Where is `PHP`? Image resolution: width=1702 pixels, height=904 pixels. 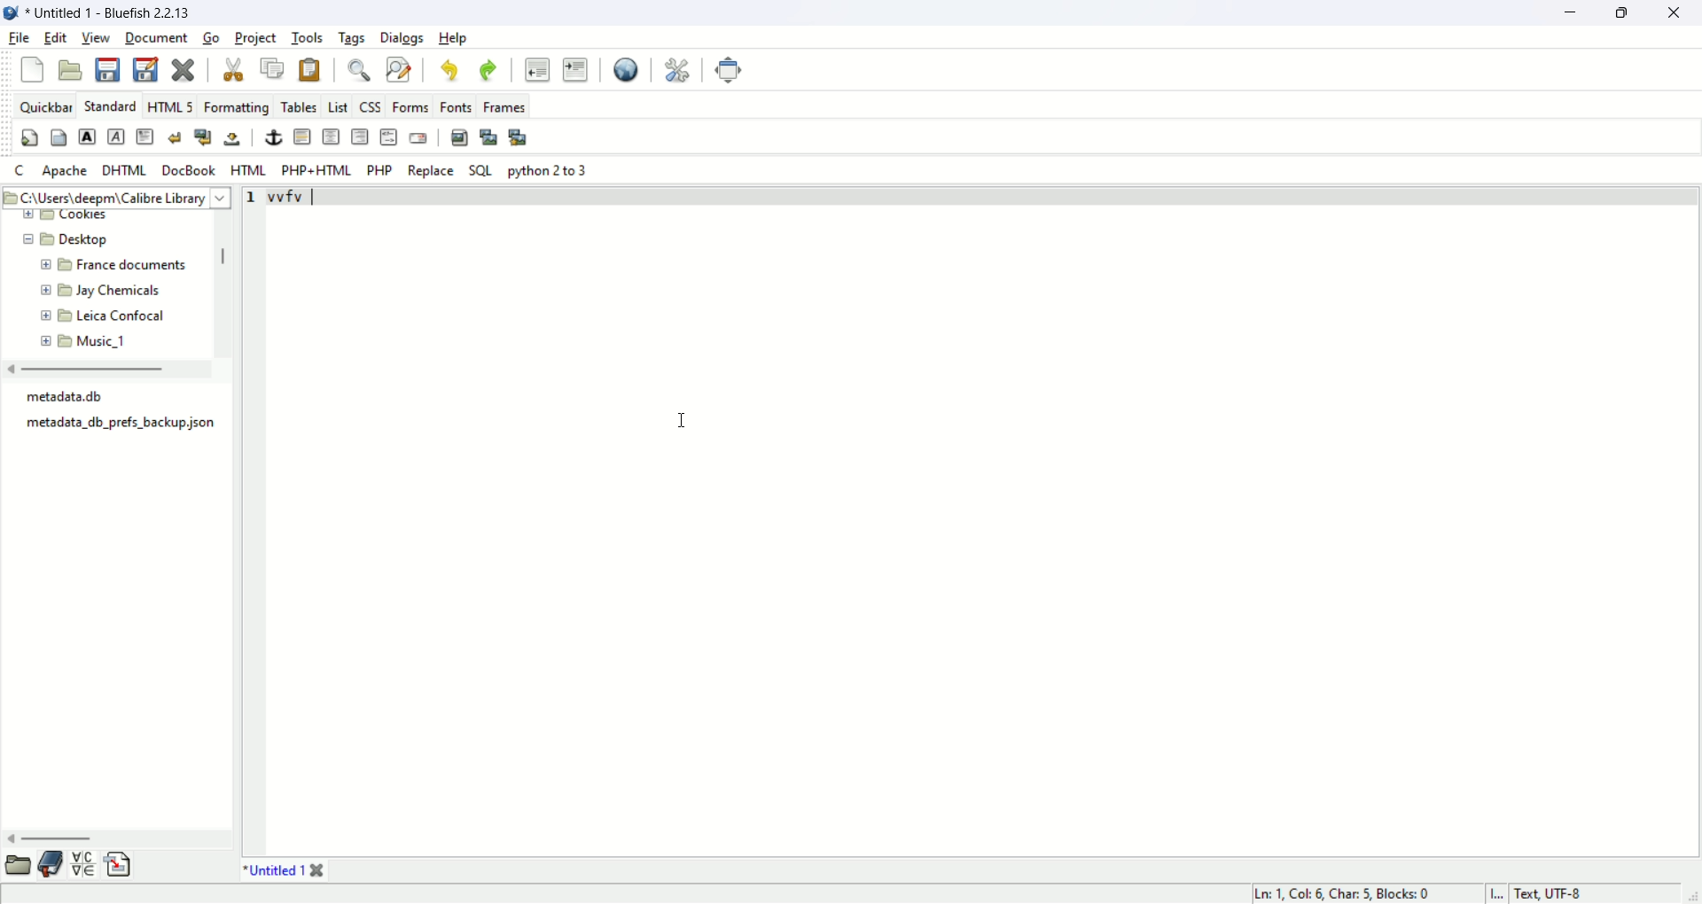 PHP is located at coordinates (379, 173).